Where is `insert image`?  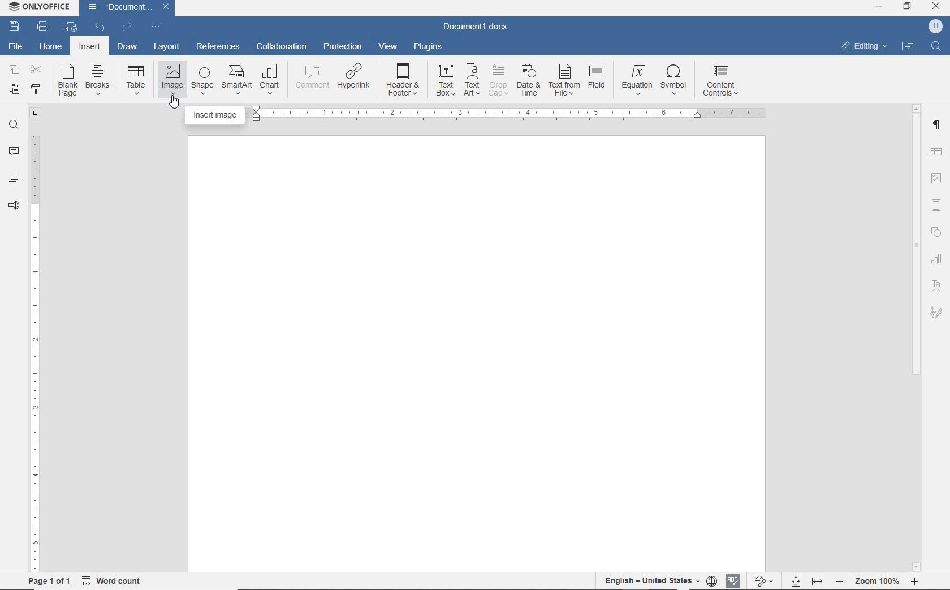
insert image is located at coordinates (214, 114).